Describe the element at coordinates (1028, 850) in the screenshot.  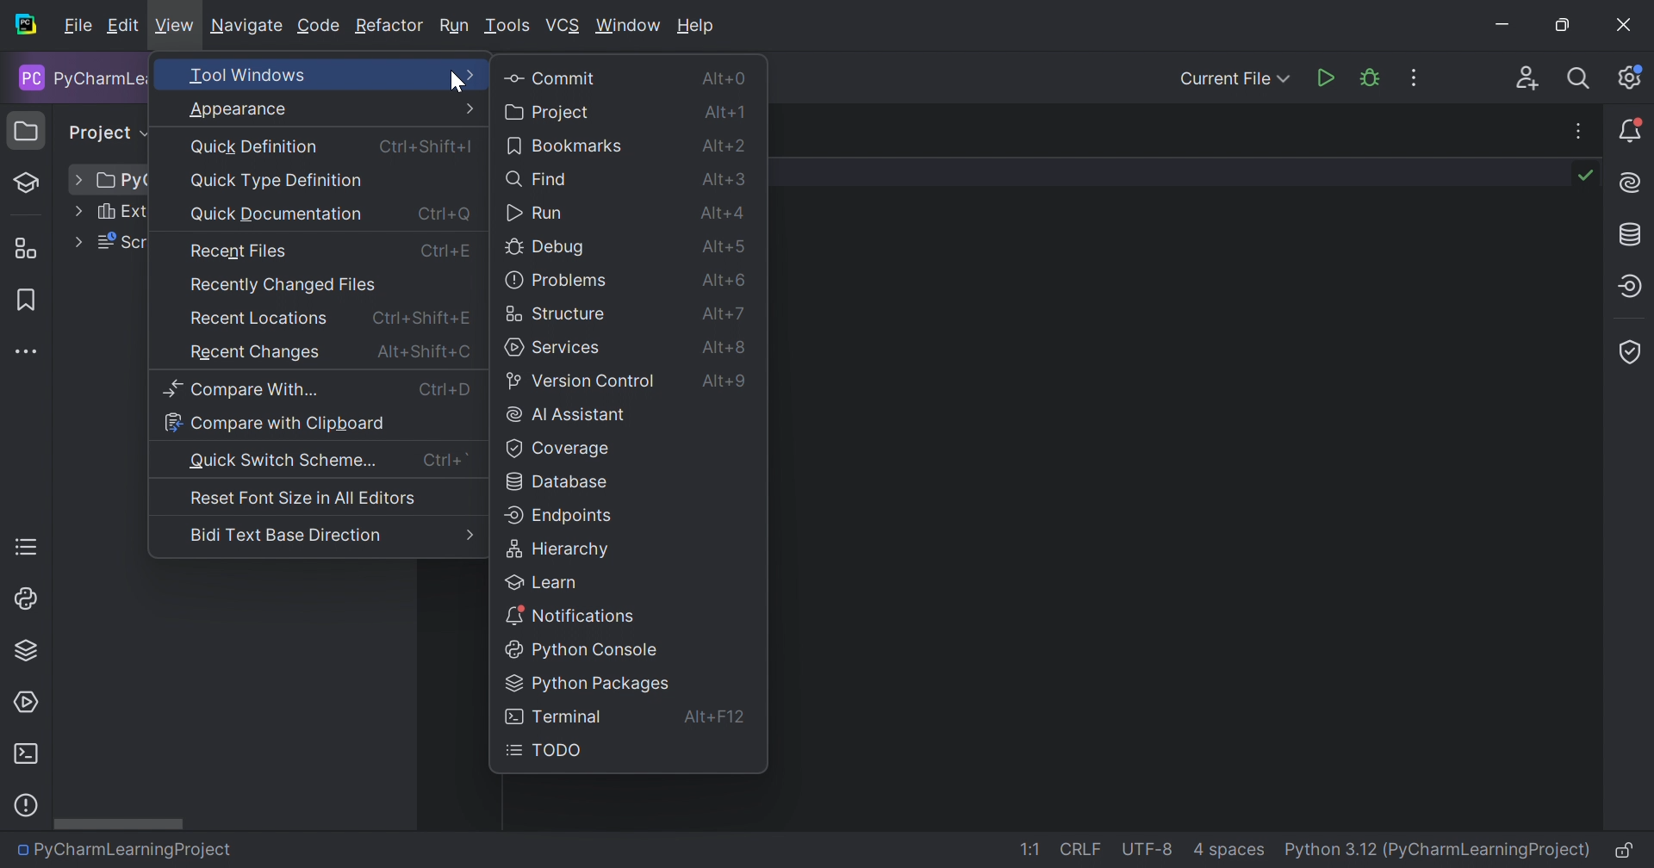
I see `1:1` at that location.